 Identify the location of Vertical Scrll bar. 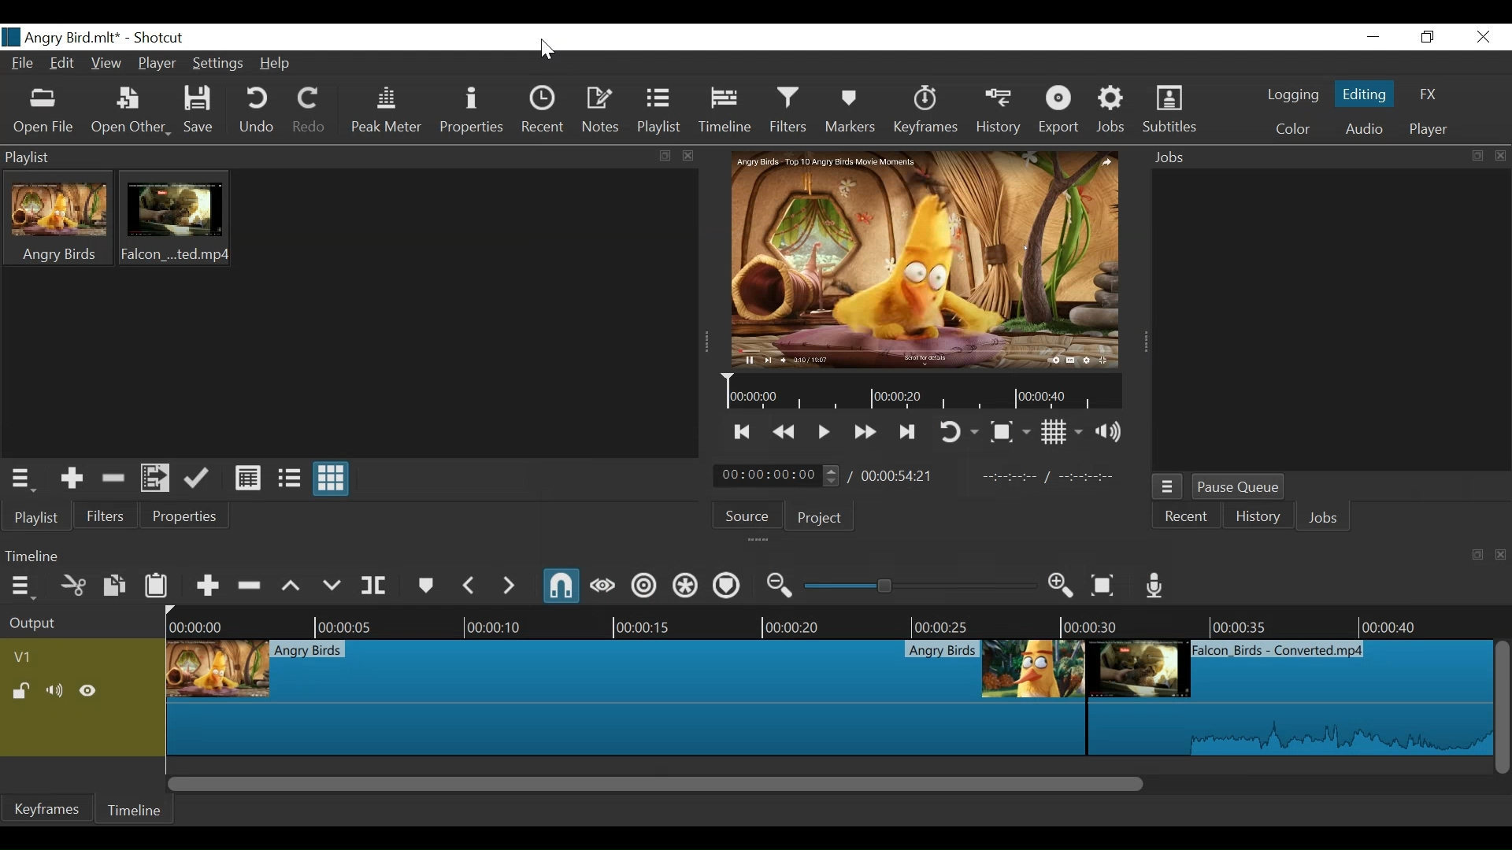
(1503, 708).